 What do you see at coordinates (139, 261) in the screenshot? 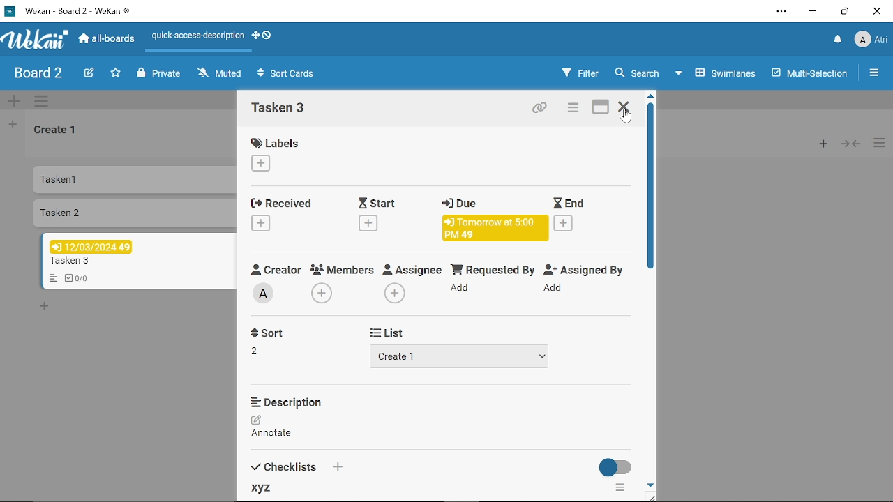
I see `Tasken3` at bounding box center [139, 261].